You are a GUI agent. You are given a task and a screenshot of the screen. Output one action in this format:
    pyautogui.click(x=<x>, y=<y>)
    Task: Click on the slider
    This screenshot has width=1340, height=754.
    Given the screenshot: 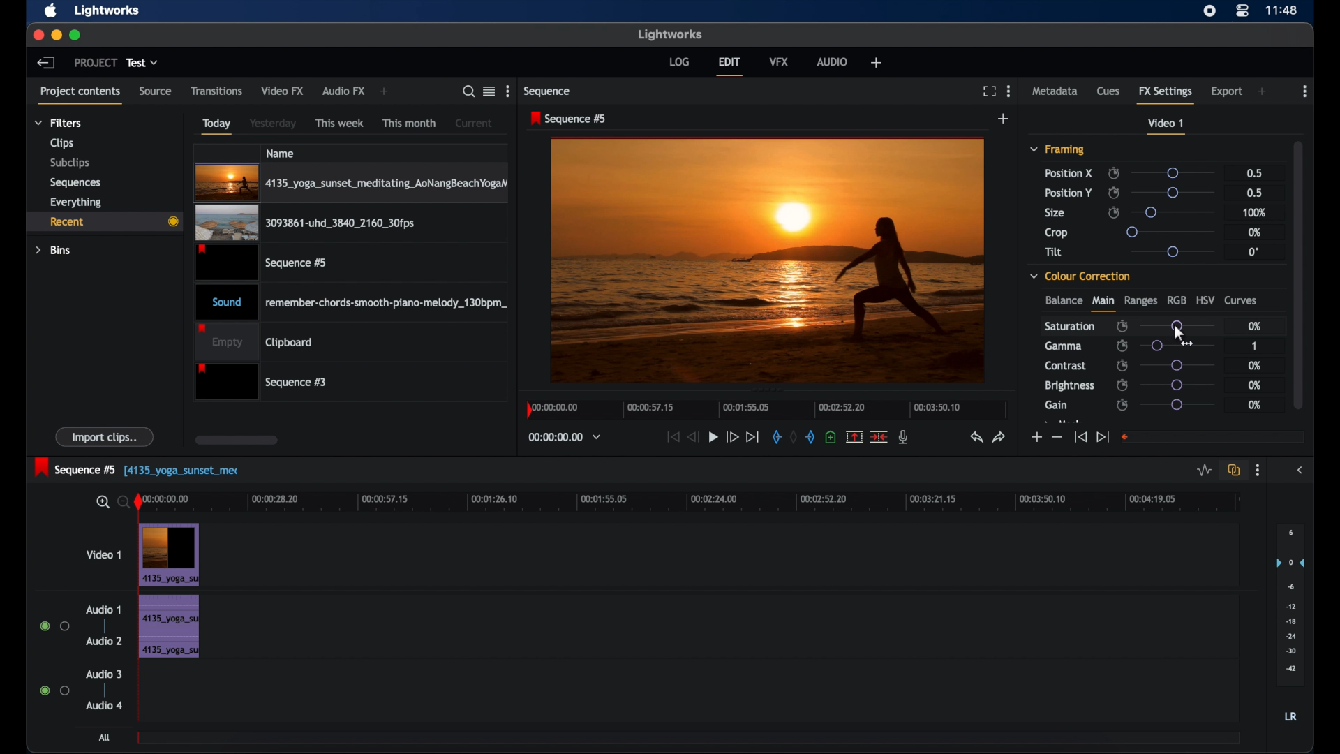 What is the action you would take?
    pyautogui.click(x=1182, y=346)
    